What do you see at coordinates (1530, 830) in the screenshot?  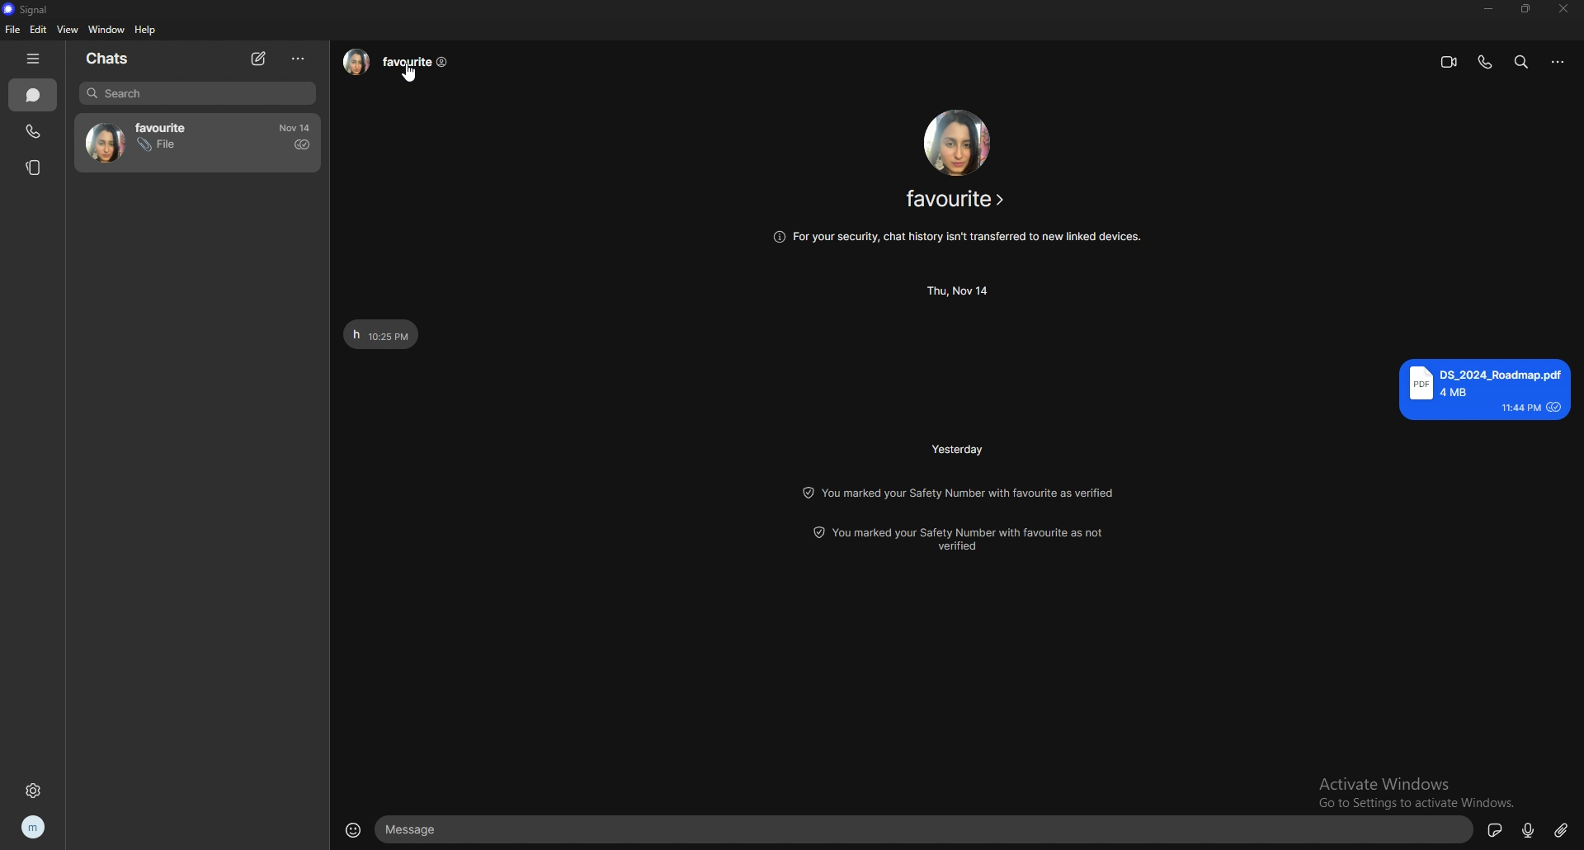 I see `voice message` at bounding box center [1530, 830].